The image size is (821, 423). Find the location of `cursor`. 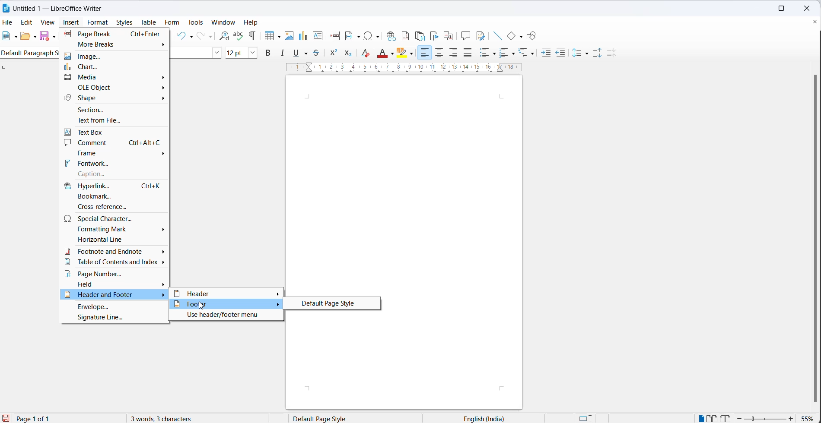

cursor is located at coordinates (205, 302).